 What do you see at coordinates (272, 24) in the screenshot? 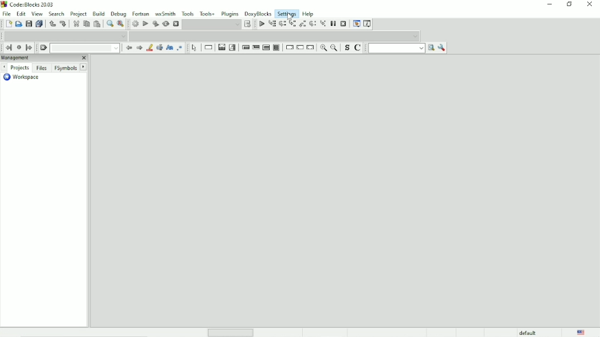
I see `Run to cursor` at bounding box center [272, 24].